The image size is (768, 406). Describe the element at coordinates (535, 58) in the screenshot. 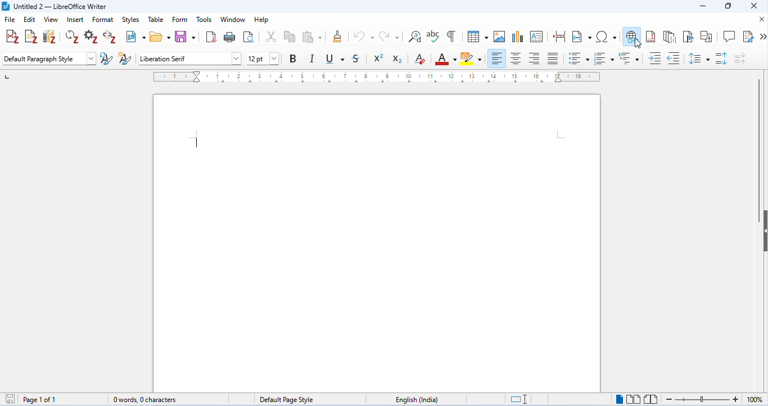

I see `align right` at that location.